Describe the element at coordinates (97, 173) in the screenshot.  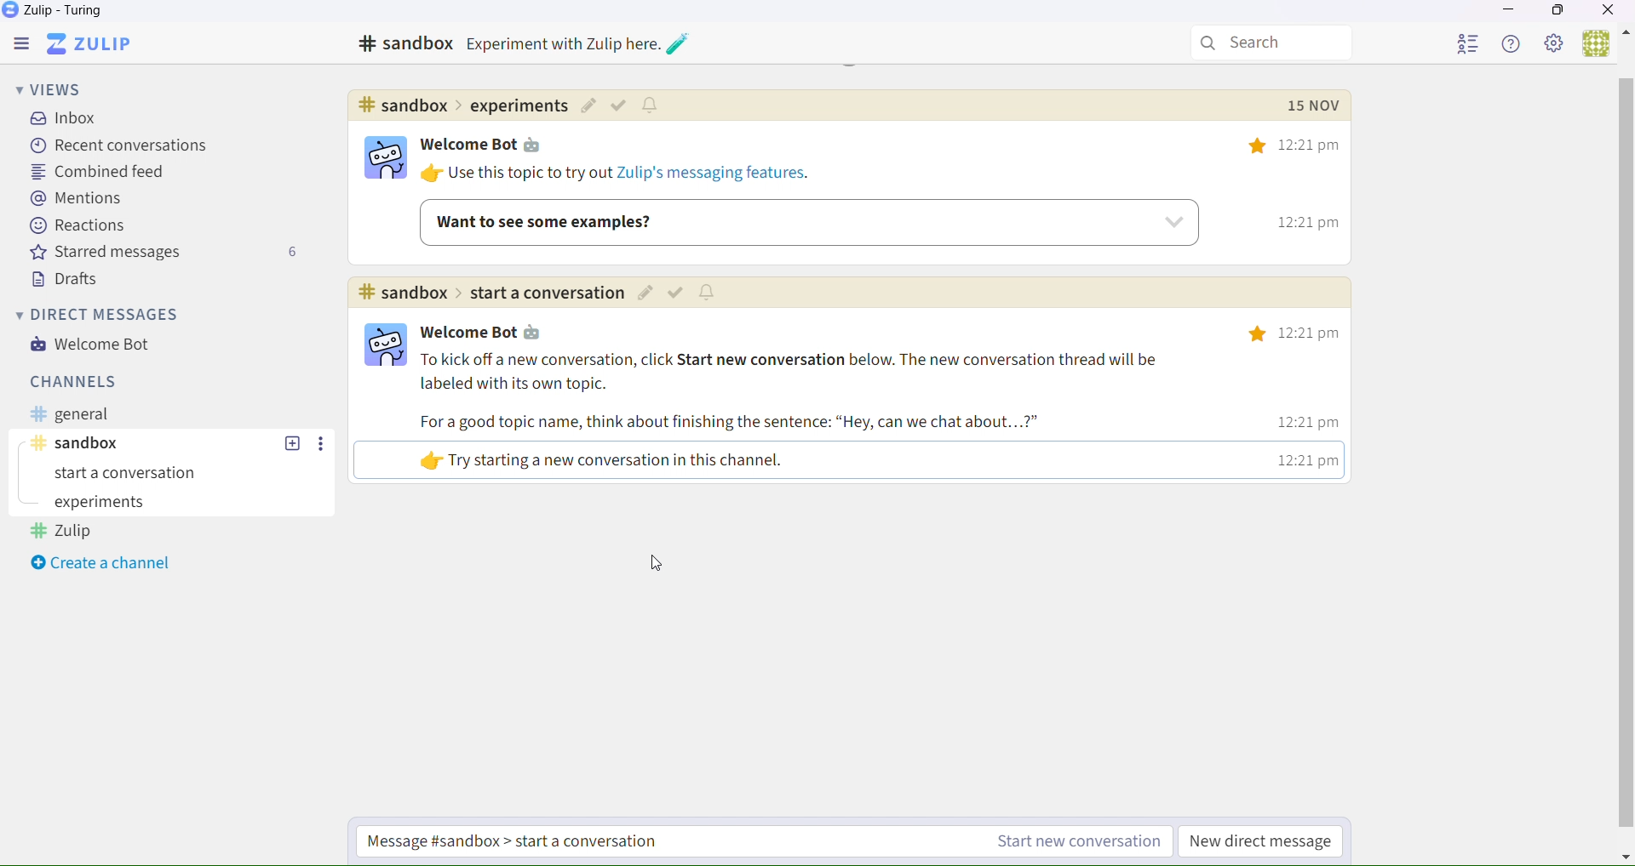
I see `Combined feed` at that location.